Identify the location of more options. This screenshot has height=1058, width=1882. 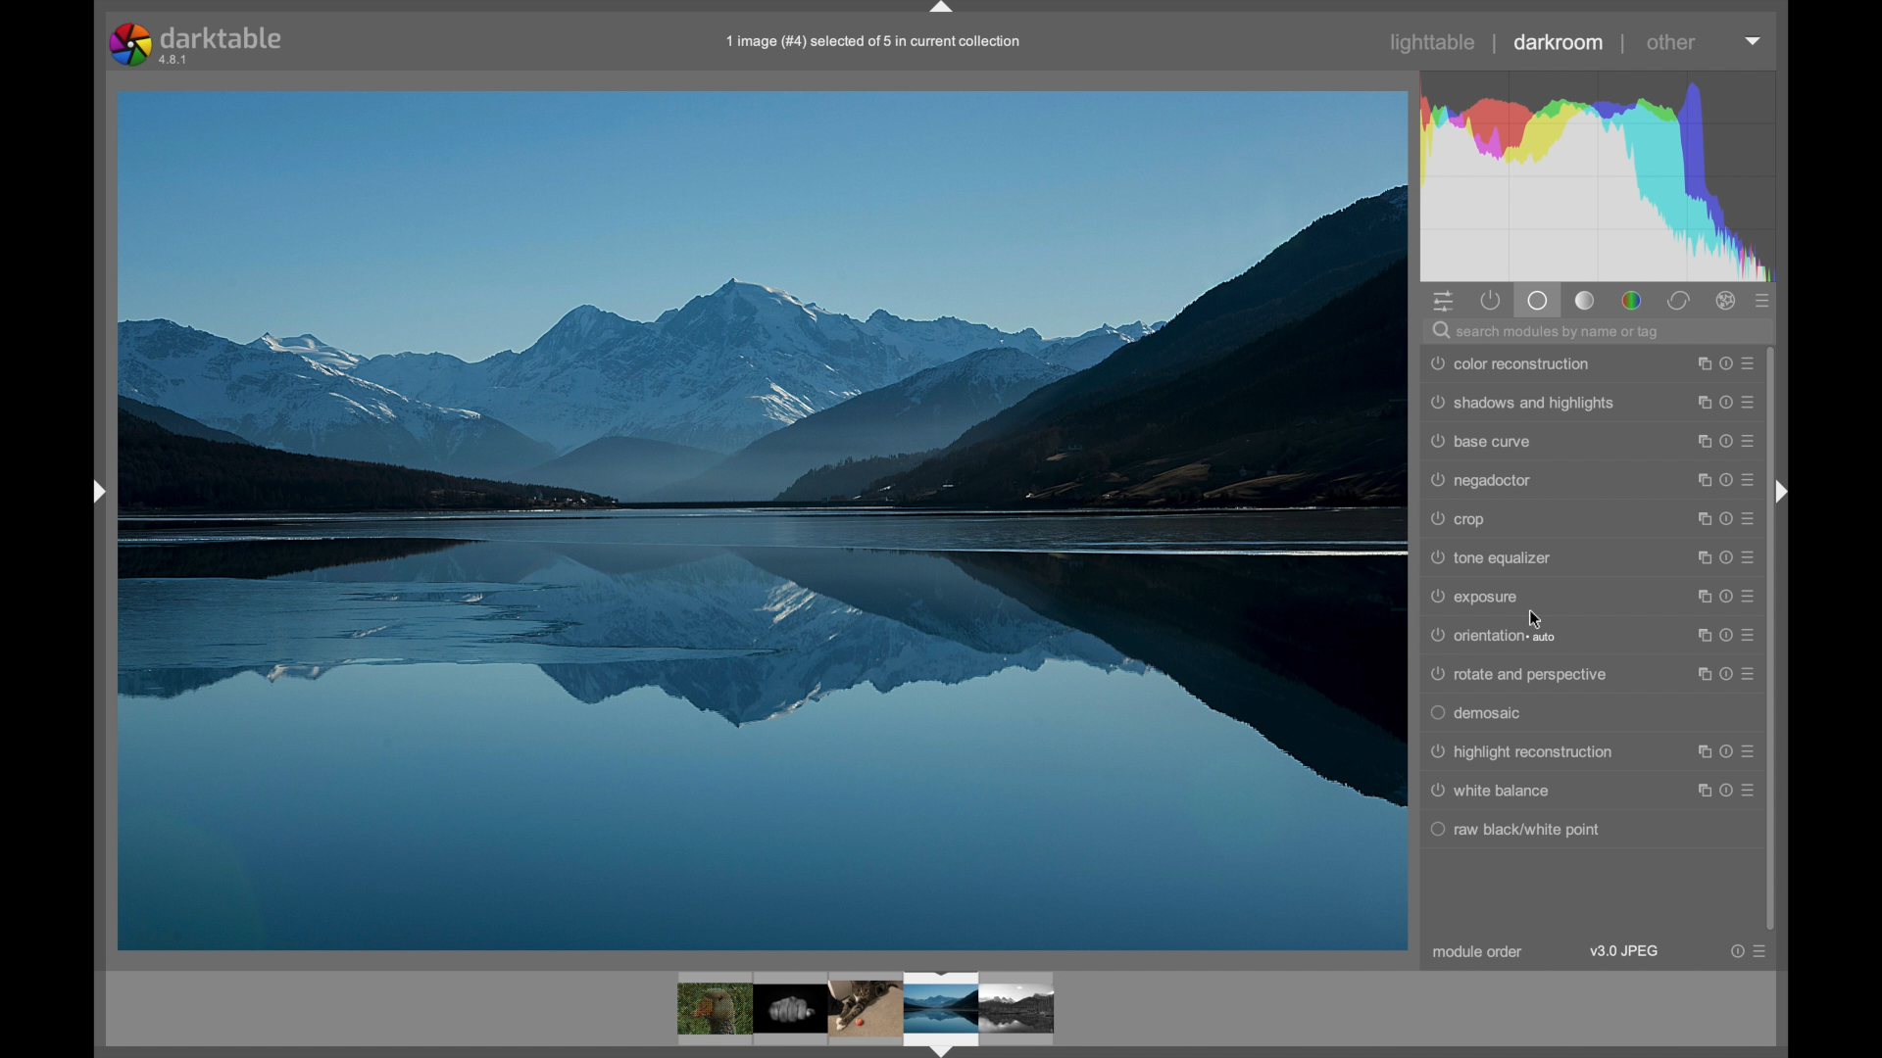
(1726, 557).